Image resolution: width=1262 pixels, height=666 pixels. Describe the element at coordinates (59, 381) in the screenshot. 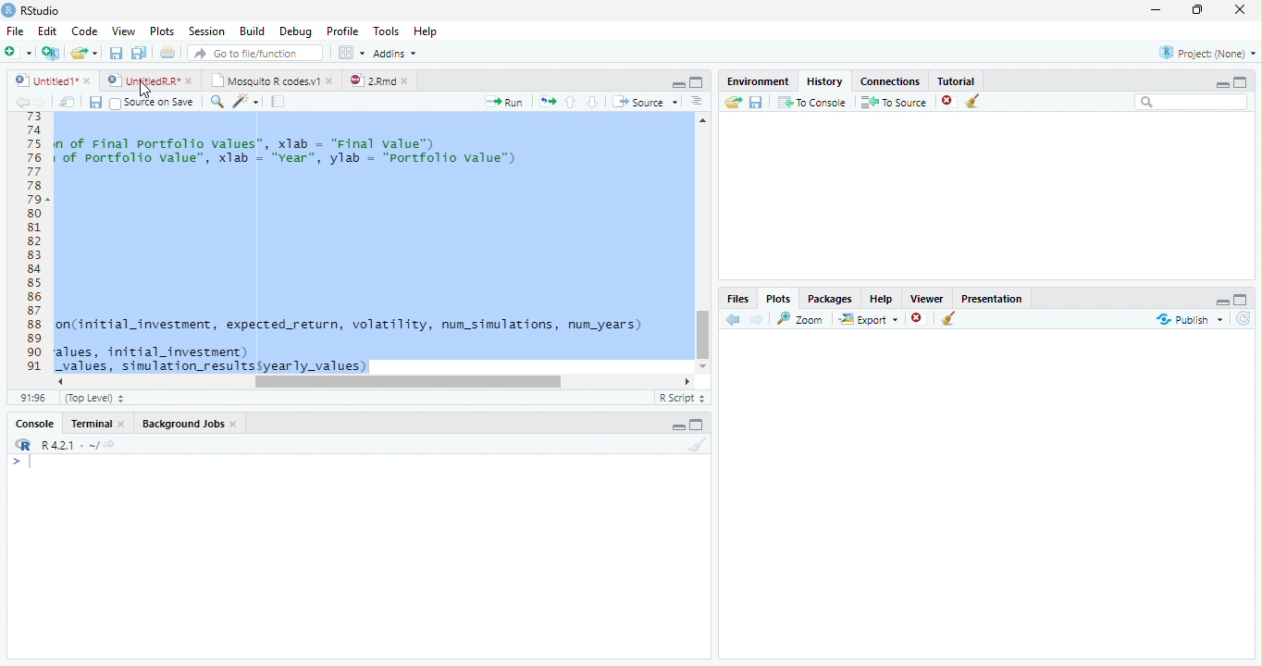

I see `Scroll Left` at that location.